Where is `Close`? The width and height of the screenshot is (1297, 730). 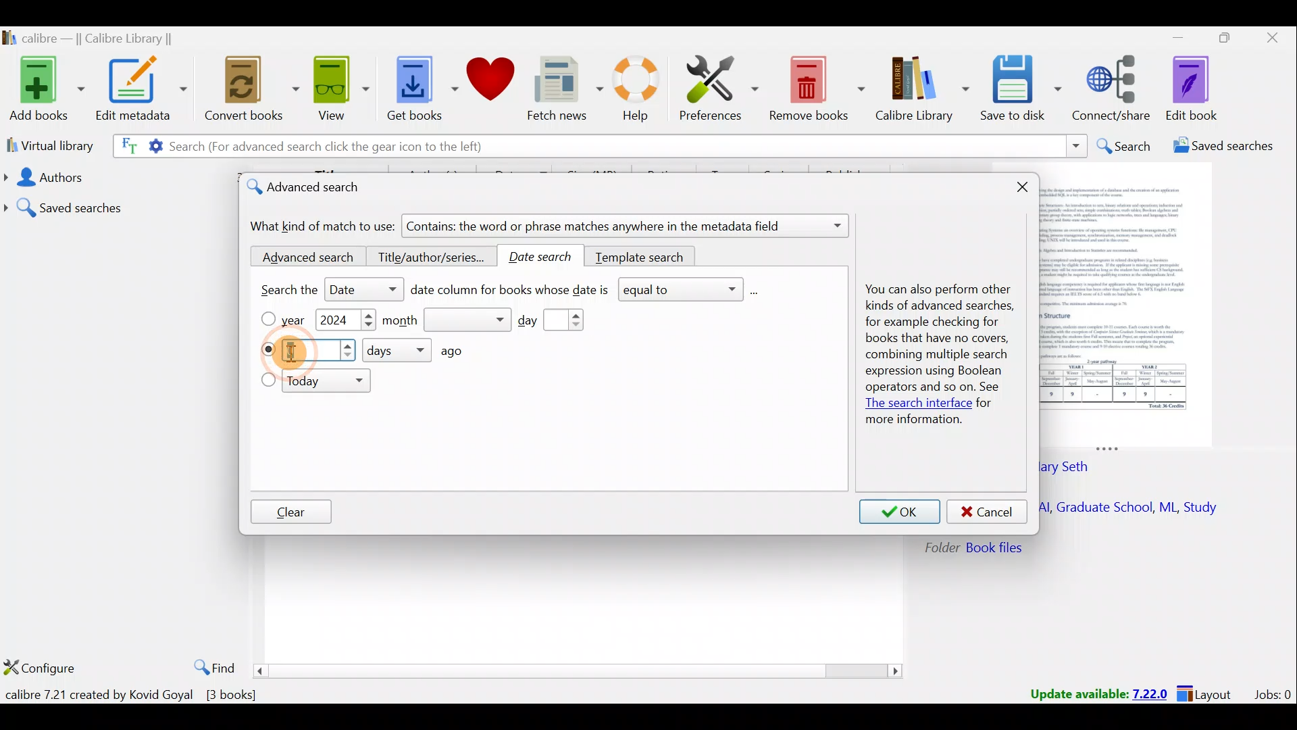 Close is located at coordinates (1270, 41).